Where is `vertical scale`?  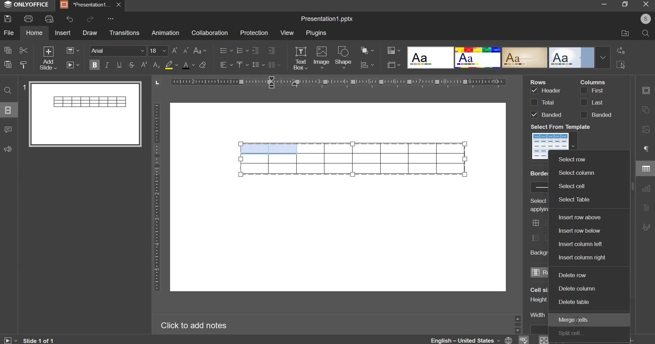
vertical scale is located at coordinates (156, 197).